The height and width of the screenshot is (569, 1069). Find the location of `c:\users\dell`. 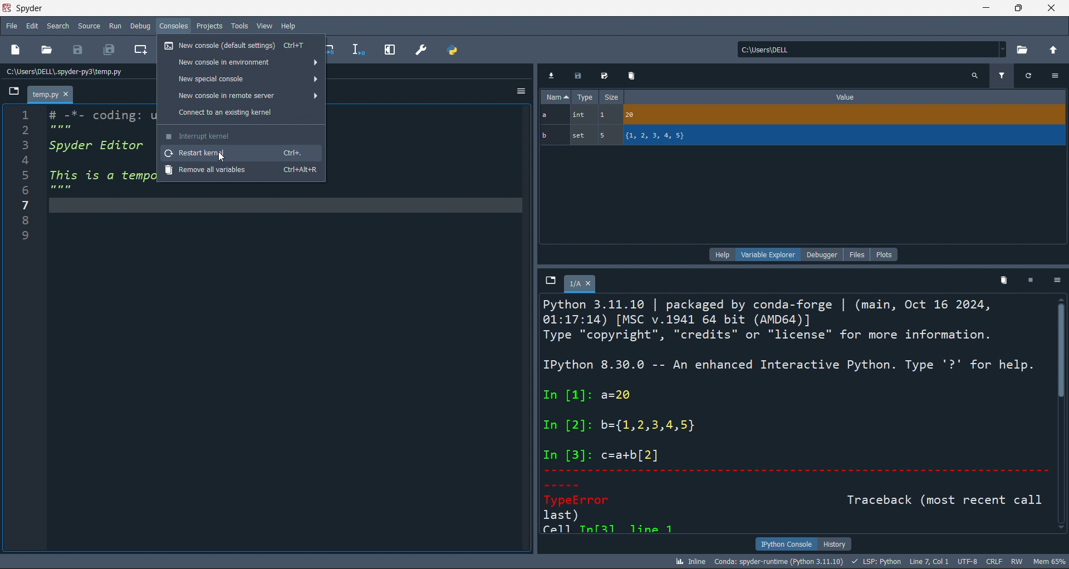

c:\users\dell is located at coordinates (872, 47).